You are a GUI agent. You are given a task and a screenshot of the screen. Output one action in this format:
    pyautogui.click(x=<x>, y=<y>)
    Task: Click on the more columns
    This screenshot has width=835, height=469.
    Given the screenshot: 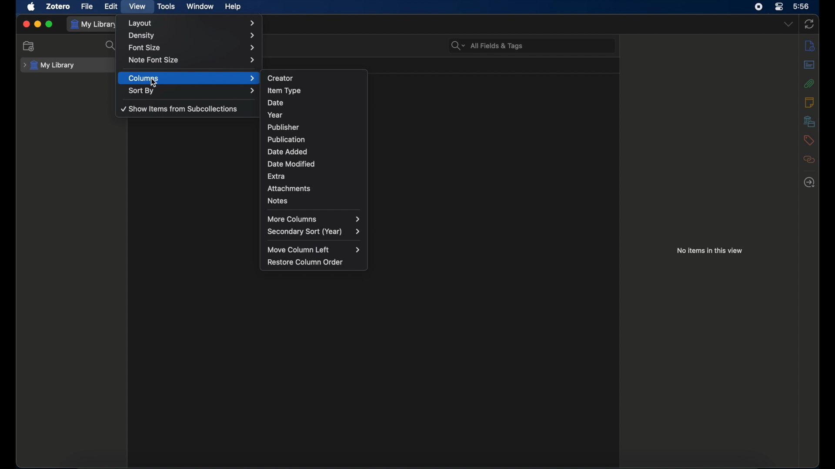 What is the action you would take?
    pyautogui.click(x=313, y=219)
    